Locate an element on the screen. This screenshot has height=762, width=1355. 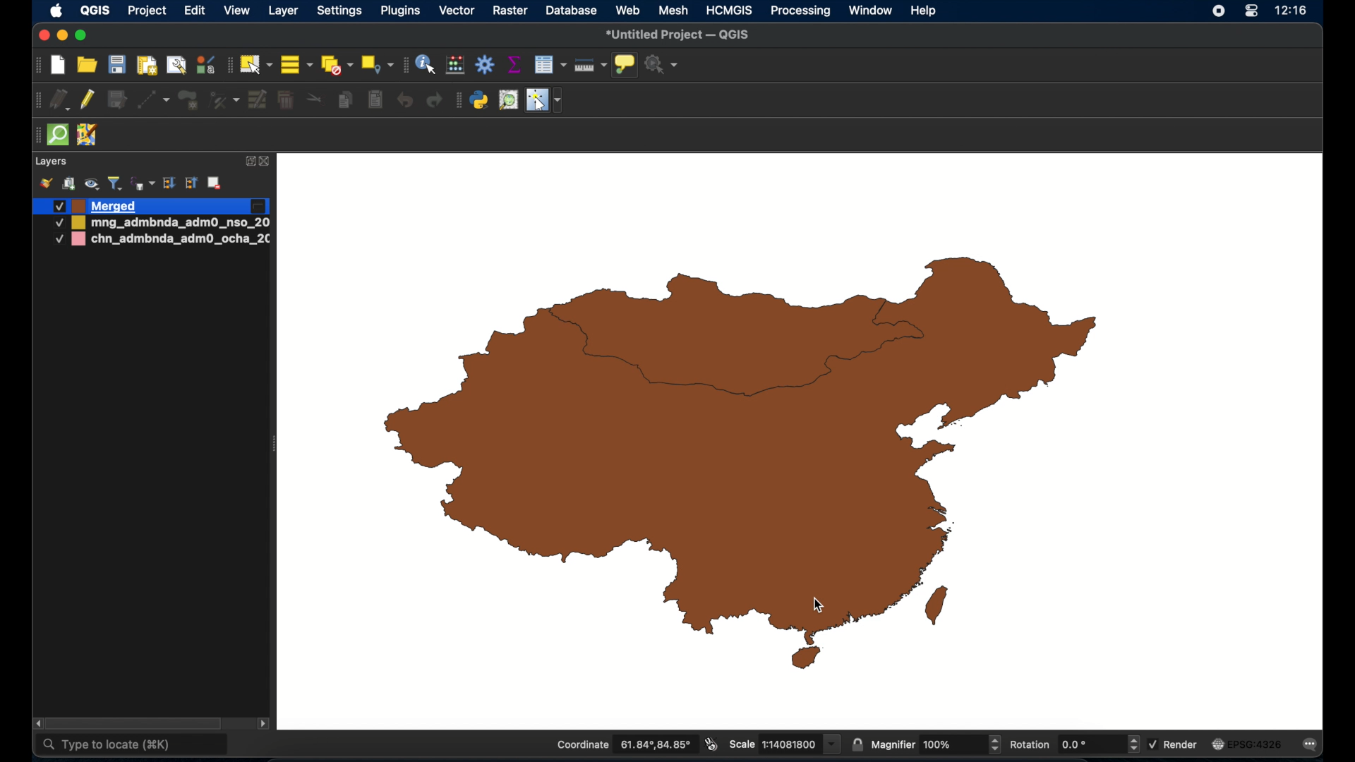
edit is located at coordinates (195, 12).